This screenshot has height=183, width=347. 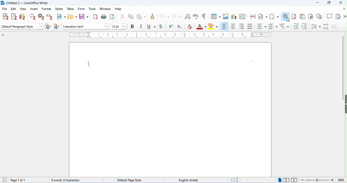 What do you see at coordinates (122, 16) in the screenshot?
I see `cut` at bounding box center [122, 16].